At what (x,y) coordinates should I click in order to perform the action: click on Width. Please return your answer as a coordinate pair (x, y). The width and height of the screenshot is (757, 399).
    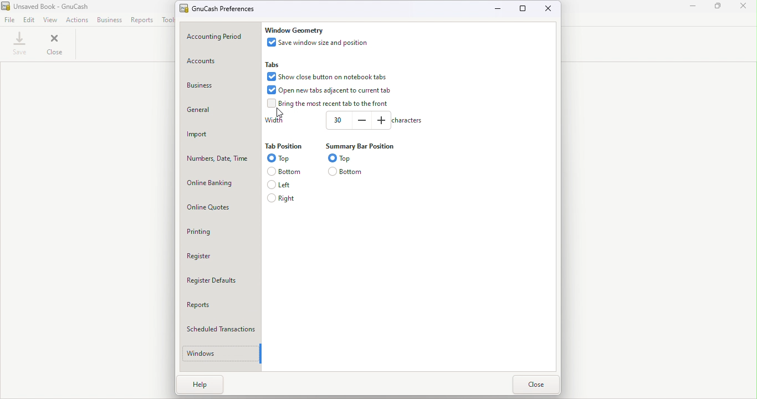
    Looking at the image, I should click on (337, 120).